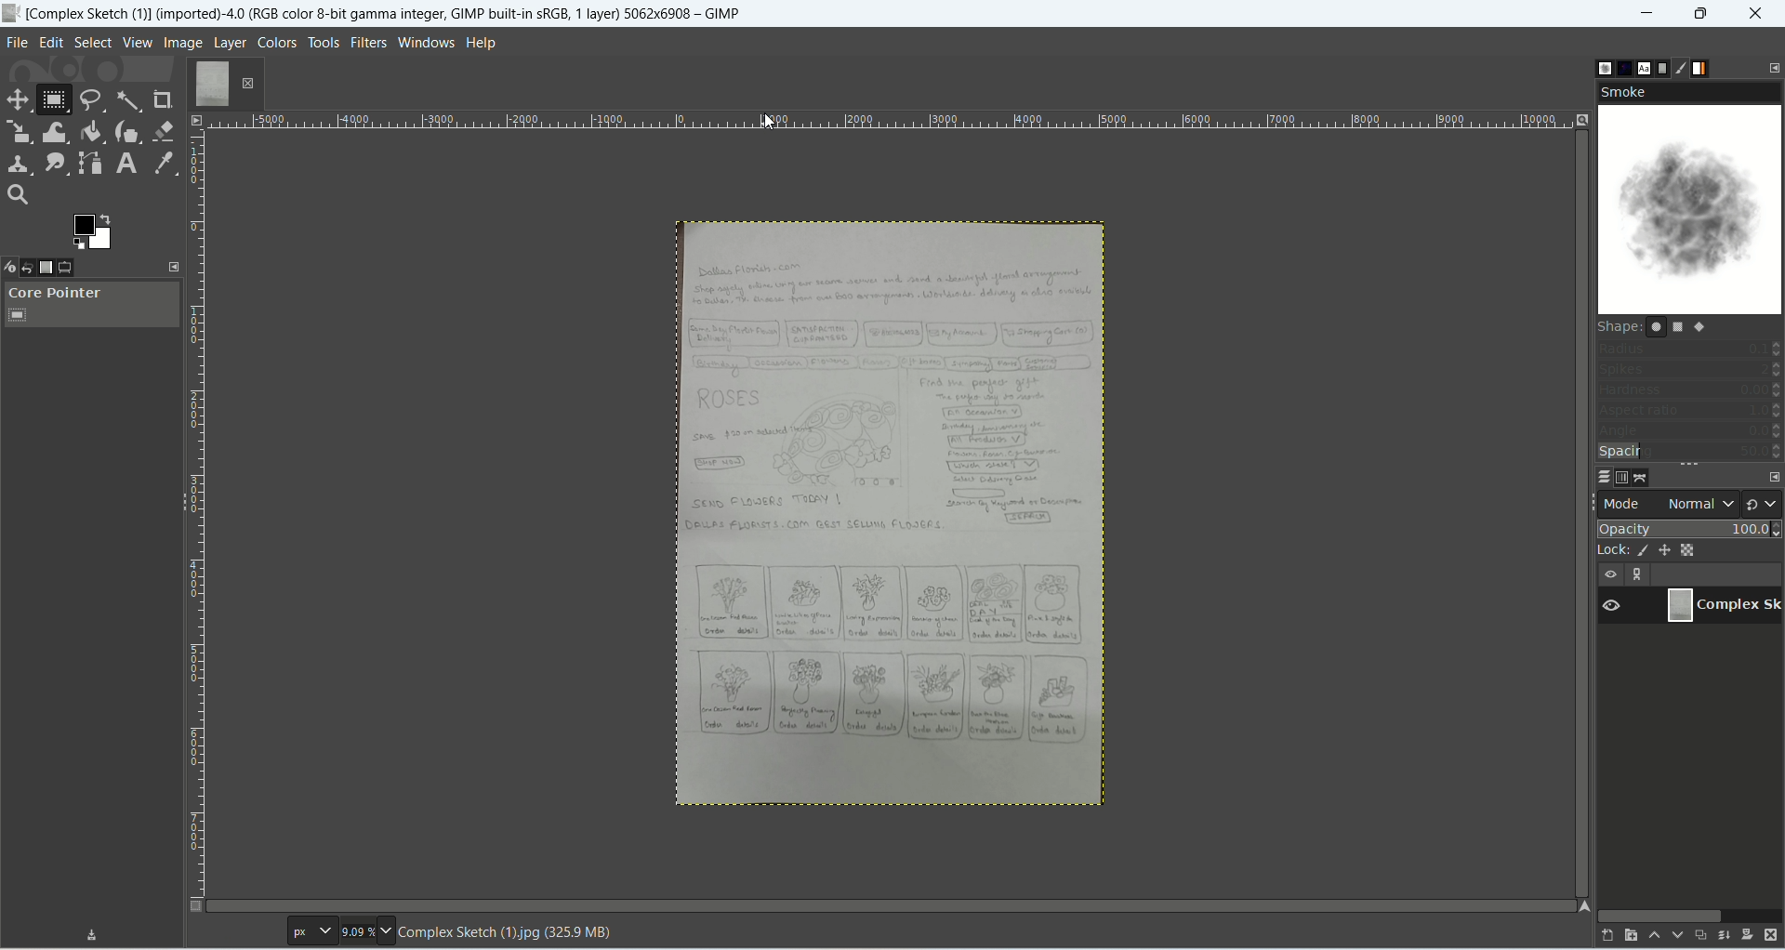 Image resolution: width=1785 pixels, height=950 pixels. What do you see at coordinates (278, 42) in the screenshot?
I see `colors` at bounding box center [278, 42].